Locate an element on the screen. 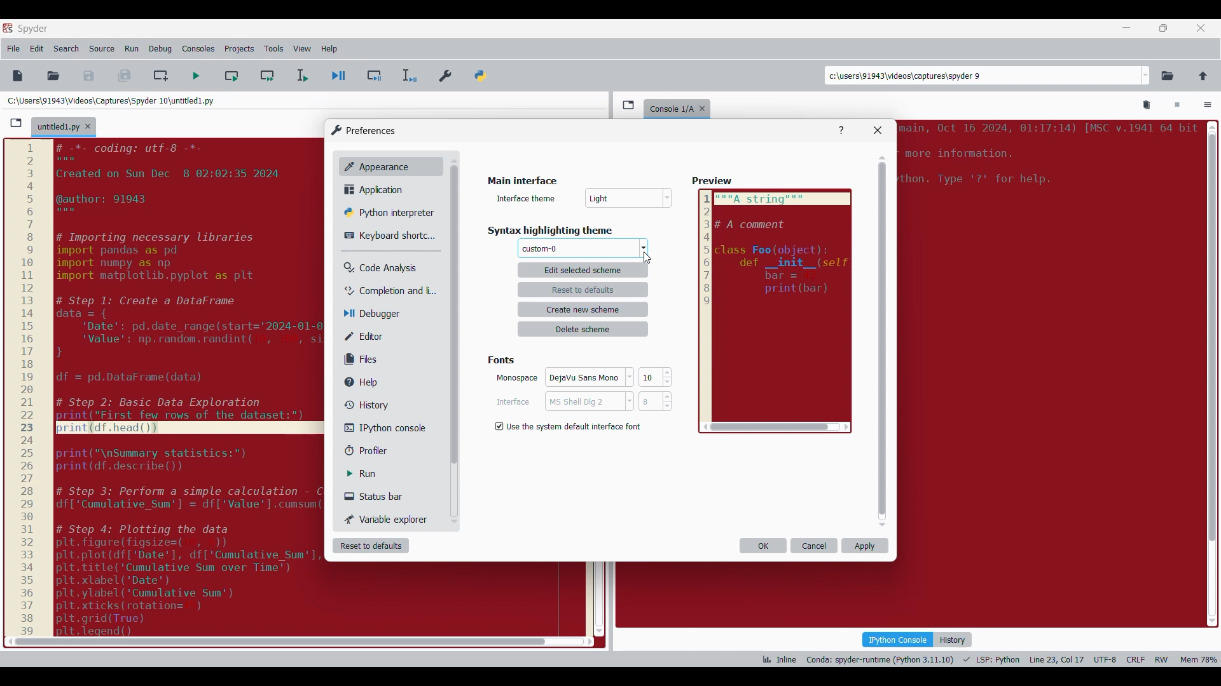  Preferences is located at coordinates (446, 73).